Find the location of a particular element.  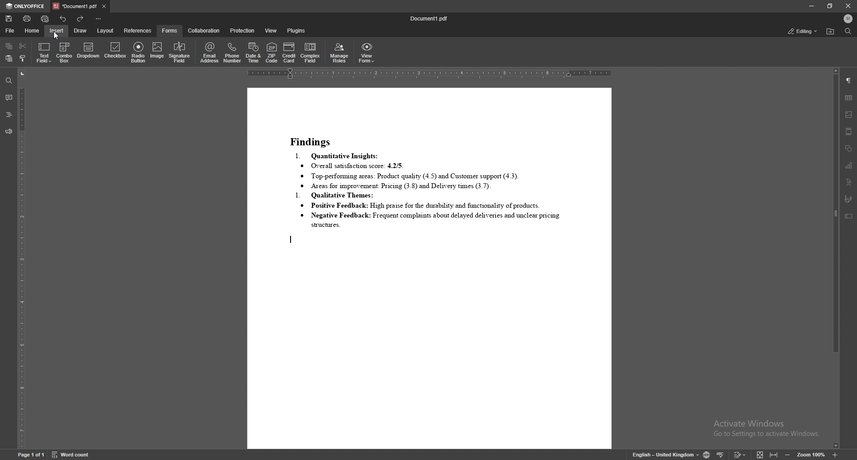

manage roles is located at coordinates (339, 53).